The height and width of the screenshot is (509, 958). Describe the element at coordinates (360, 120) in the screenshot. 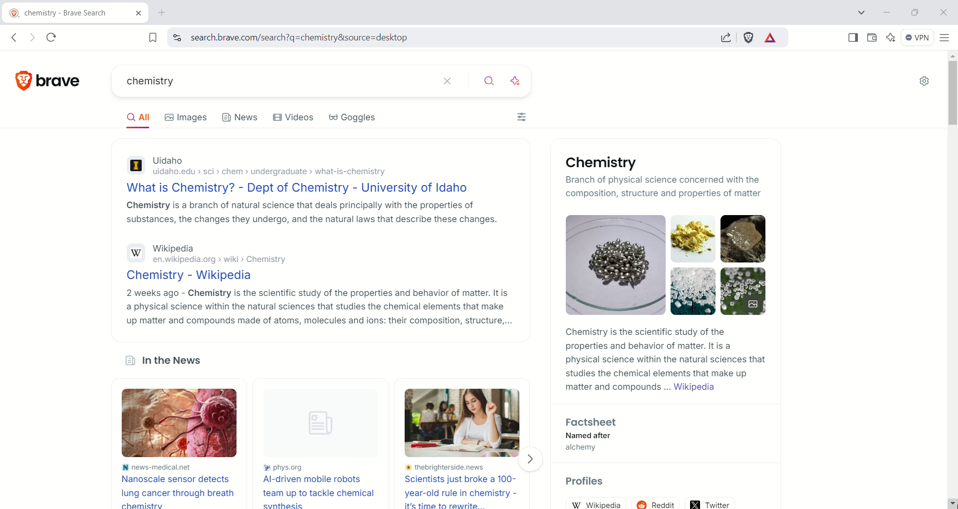

I see `Goggles` at that location.